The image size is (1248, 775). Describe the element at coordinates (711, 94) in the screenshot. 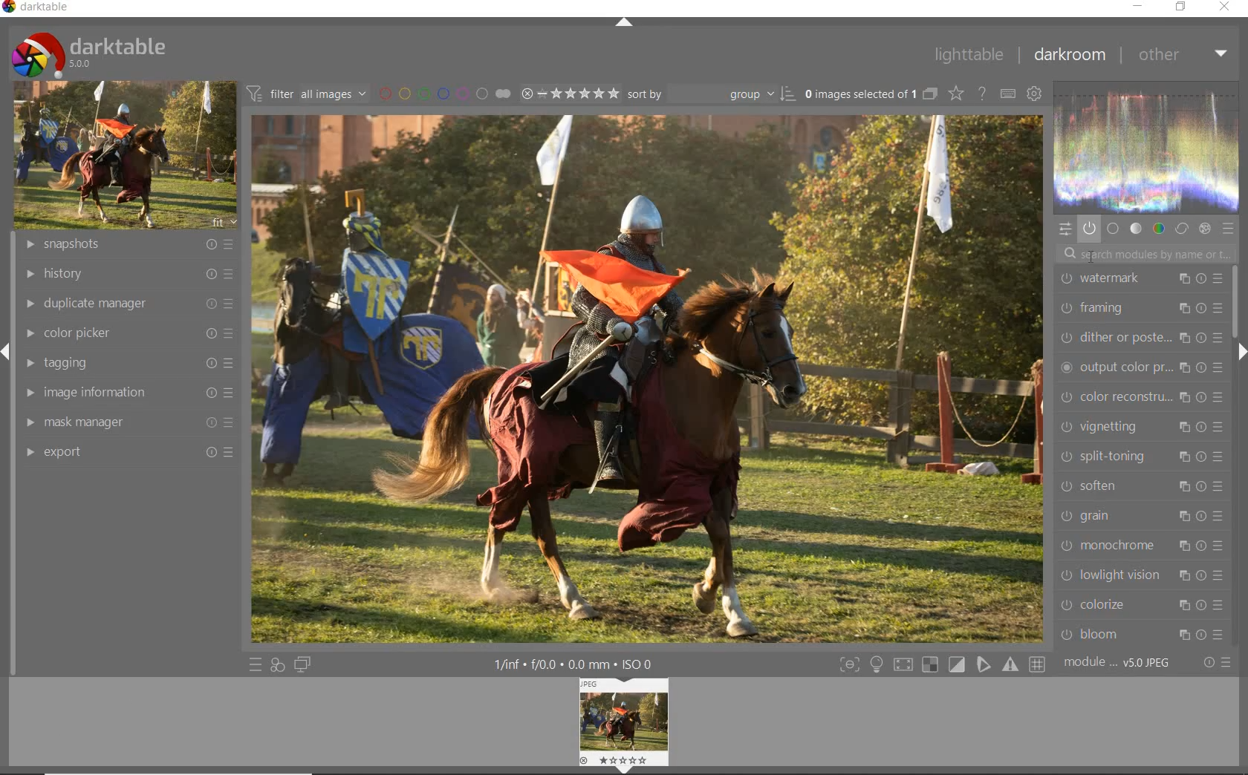

I see `Sort by` at that location.